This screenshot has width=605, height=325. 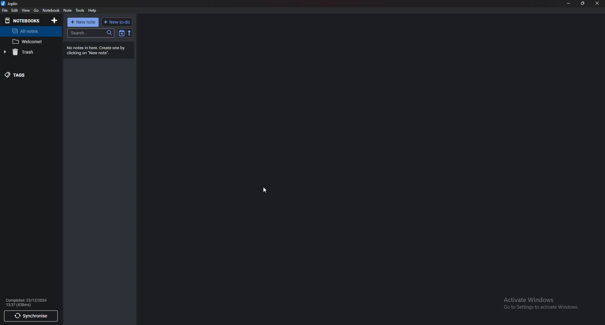 What do you see at coordinates (80, 11) in the screenshot?
I see `Tools` at bounding box center [80, 11].